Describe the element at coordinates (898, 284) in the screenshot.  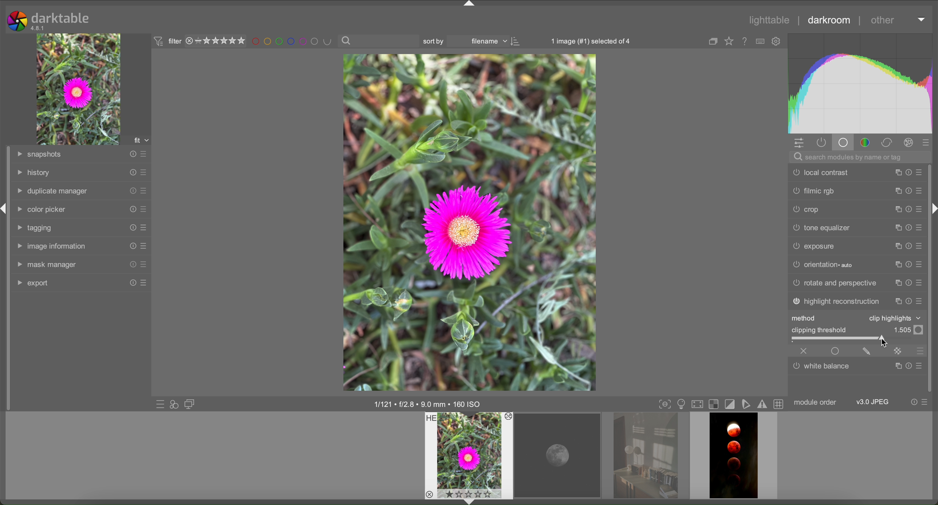
I see `copy` at that location.